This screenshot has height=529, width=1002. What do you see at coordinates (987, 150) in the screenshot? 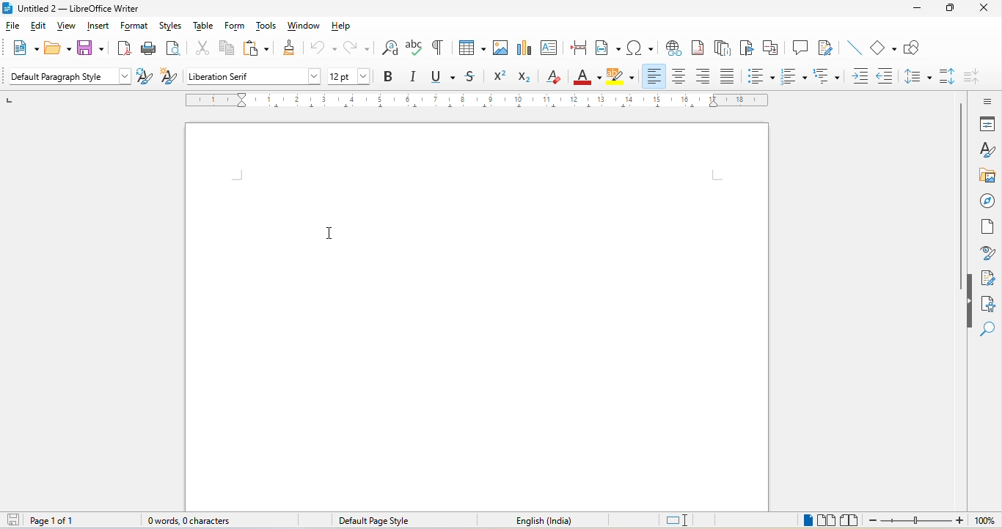
I see `styles` at bounding box center [987, 150].